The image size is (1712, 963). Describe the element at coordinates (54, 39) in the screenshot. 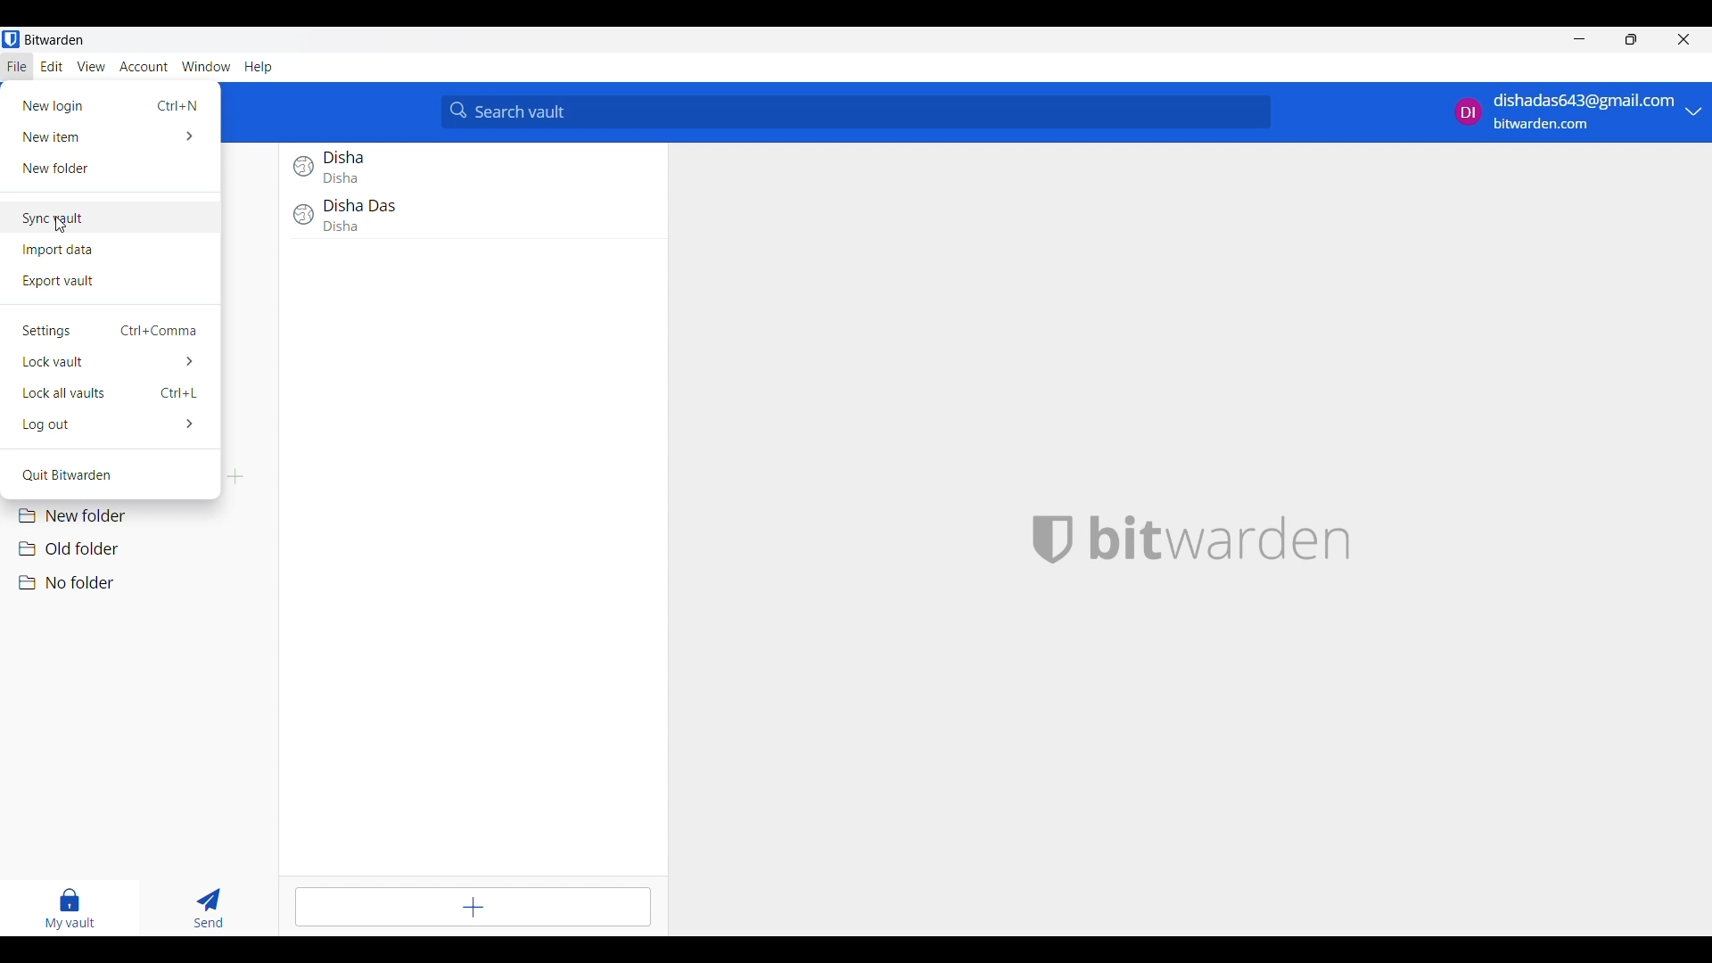

I see `Software name` at that location.